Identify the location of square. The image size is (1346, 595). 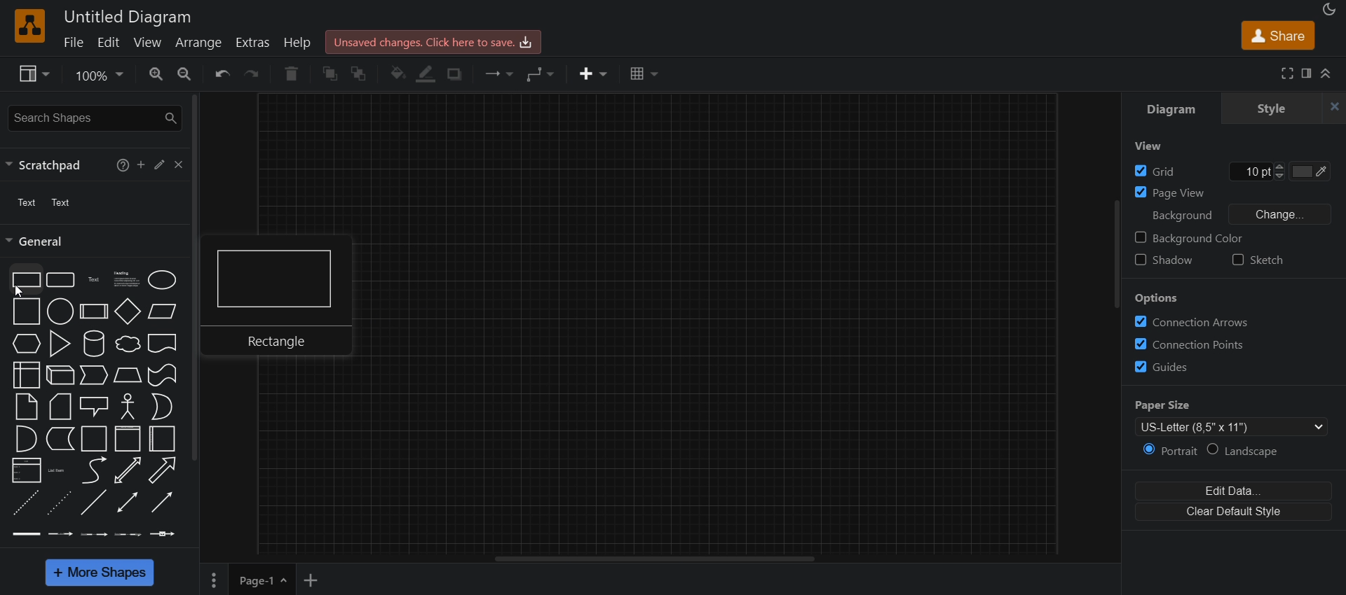
(26, 311).